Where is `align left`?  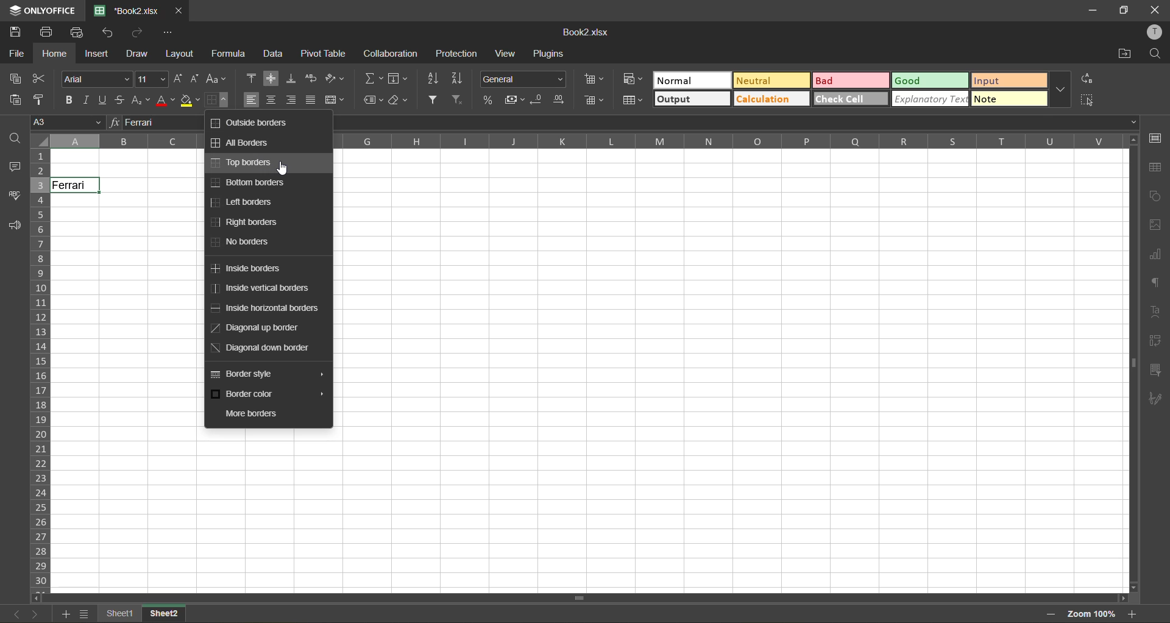
align left is located at coordinates (252, 100).